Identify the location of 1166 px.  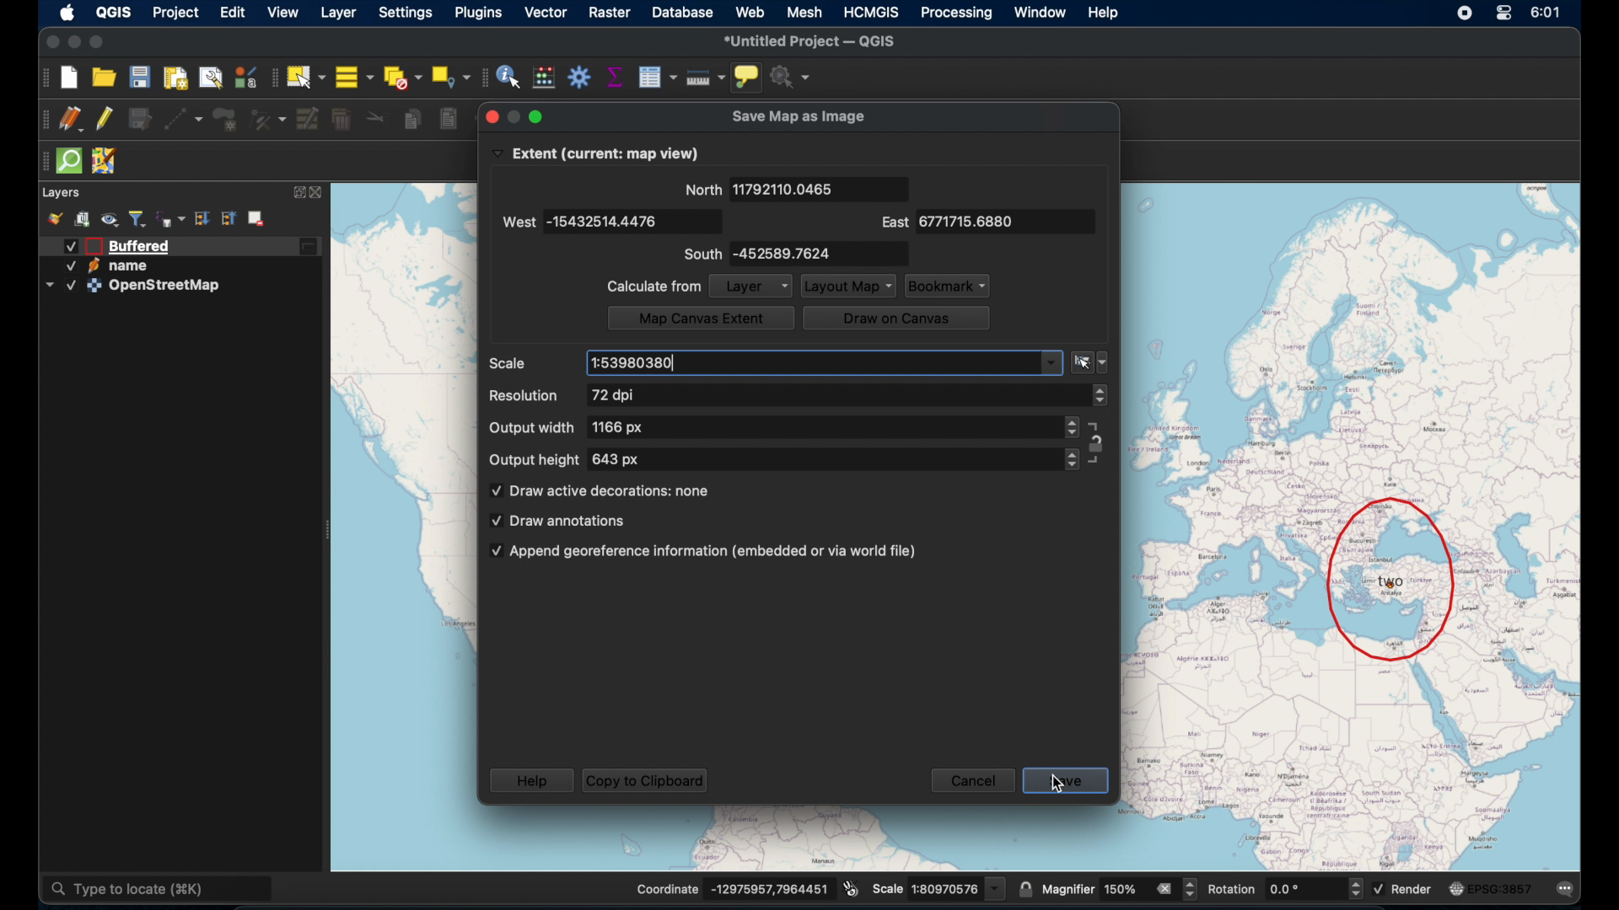
(619, 428).